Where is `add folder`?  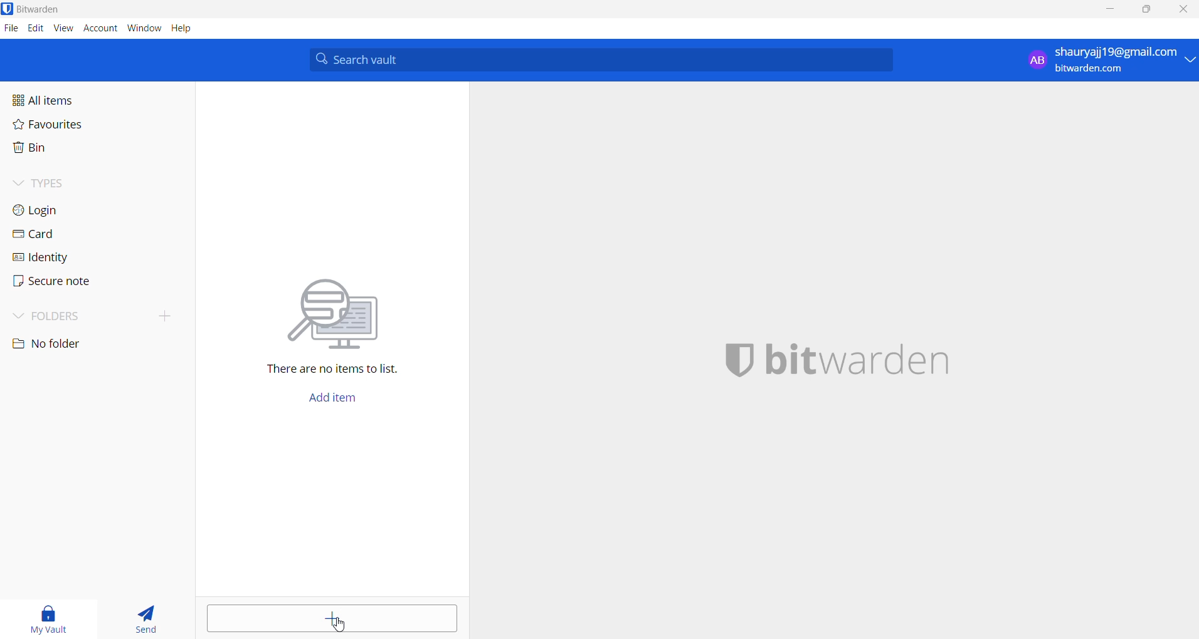
add folder is located at coordinates (159, 315).